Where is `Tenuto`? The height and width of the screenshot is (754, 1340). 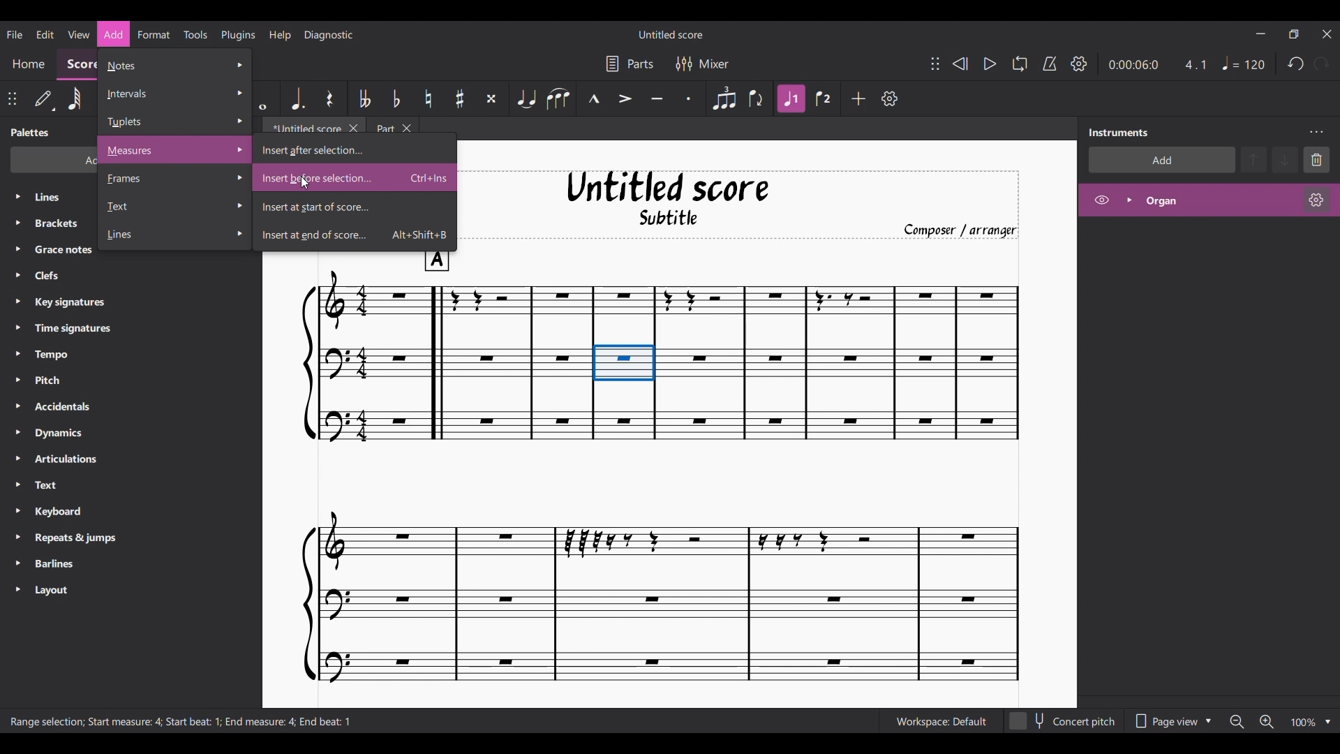 Tenuto is located at coordinates (657, 100).